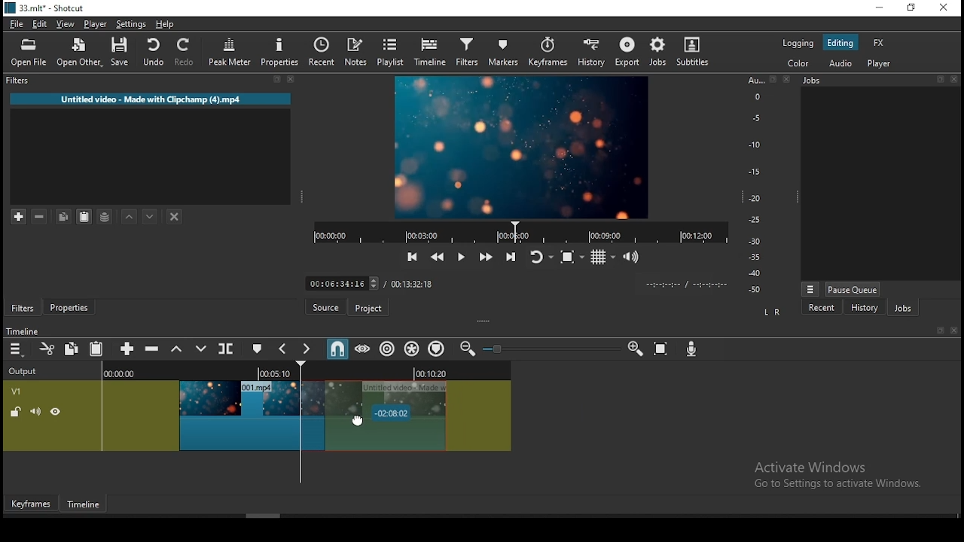  Describe the element at coordinates (16, 81) in the screenshot. I see `filters` at that location.